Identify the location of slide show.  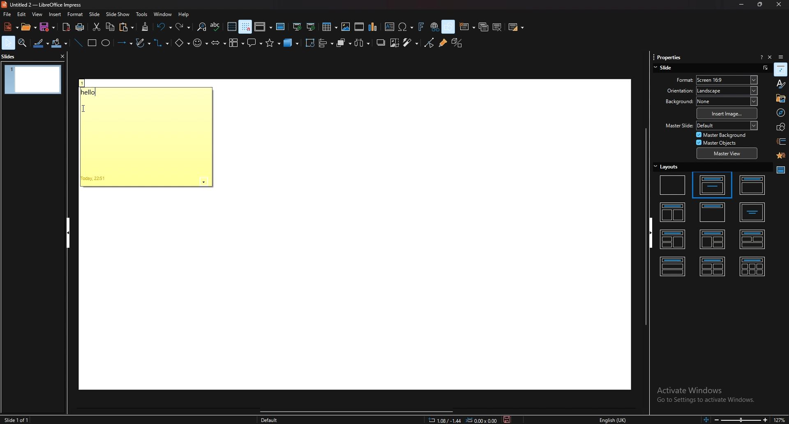
(118, 14).